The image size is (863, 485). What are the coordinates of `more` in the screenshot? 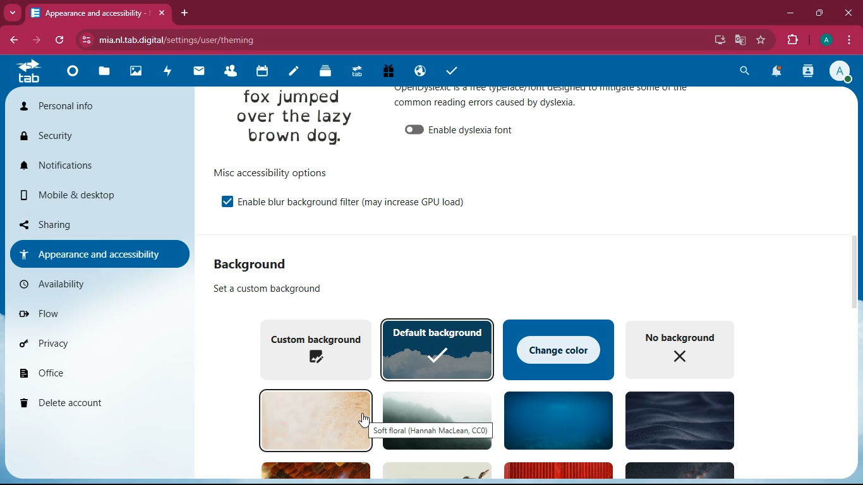 It's located at (13, 13).